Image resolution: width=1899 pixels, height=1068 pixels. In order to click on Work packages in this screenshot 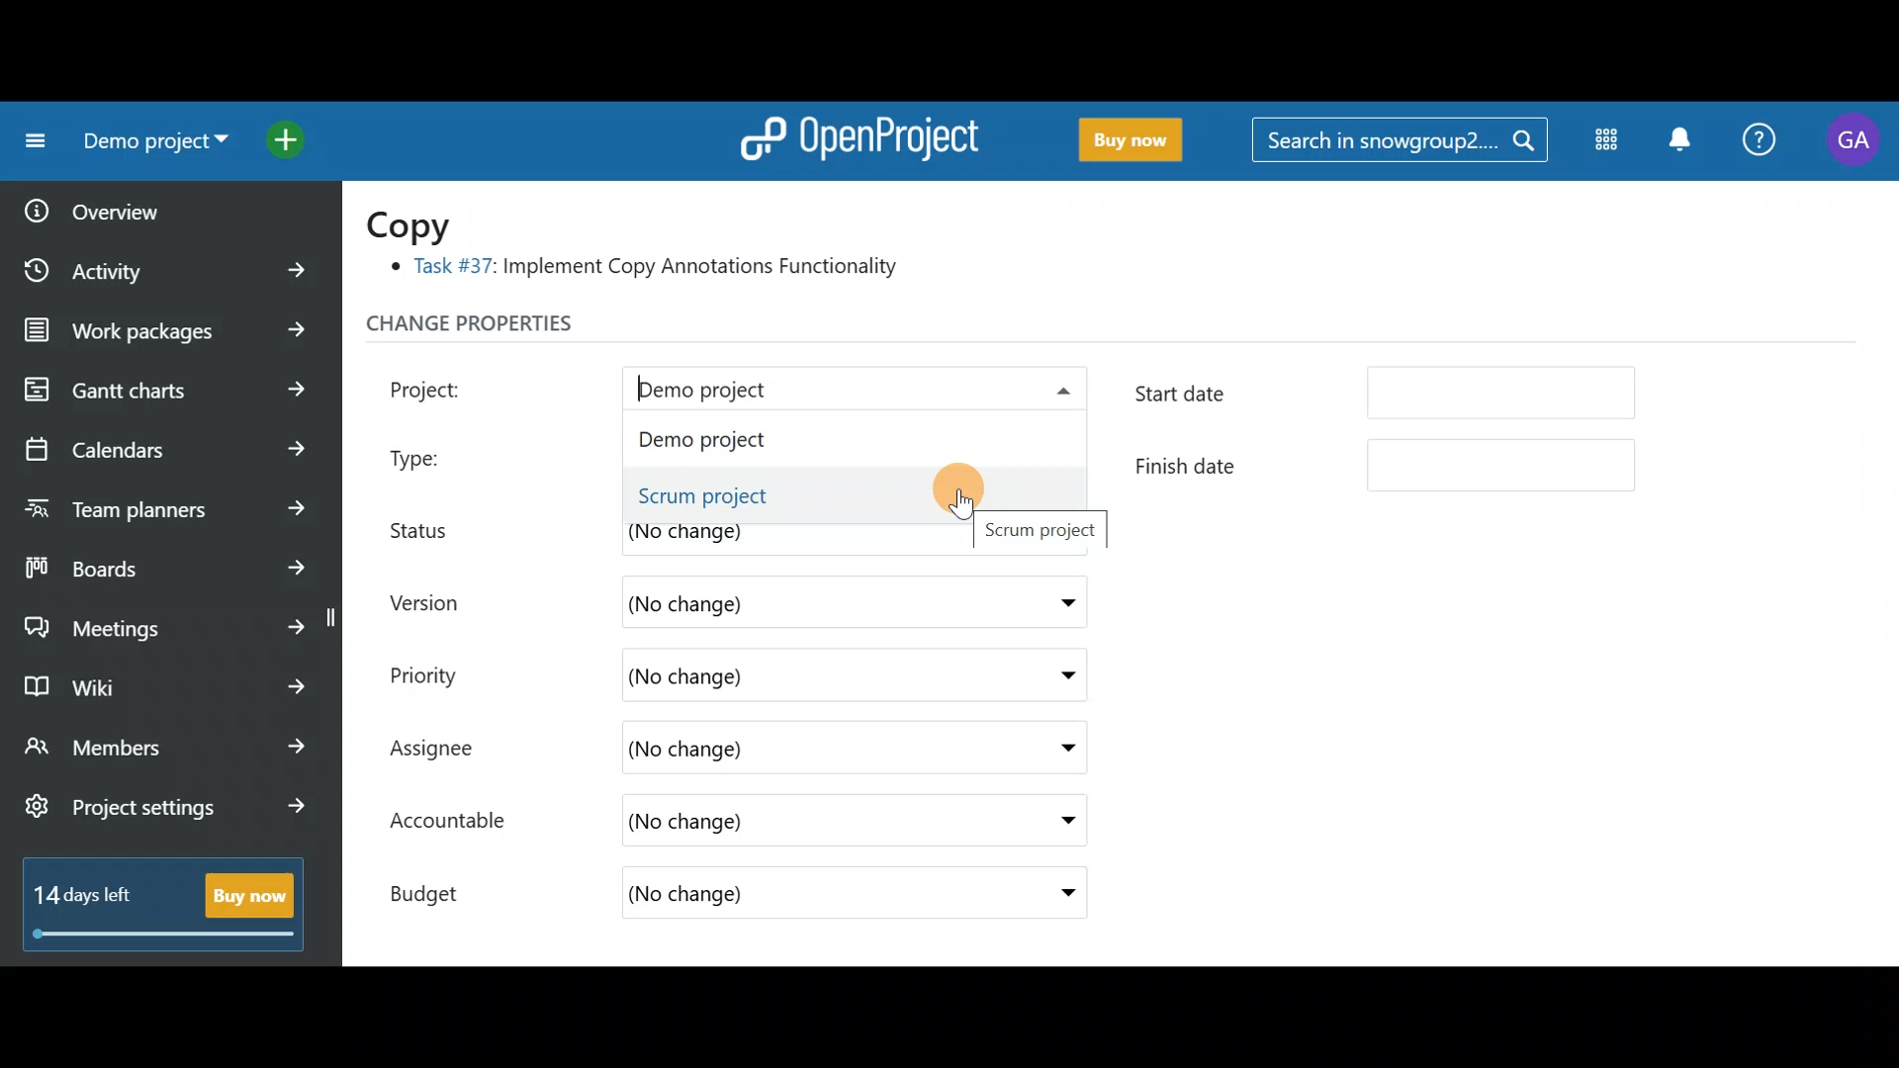, I will do `click(170, 330)`.